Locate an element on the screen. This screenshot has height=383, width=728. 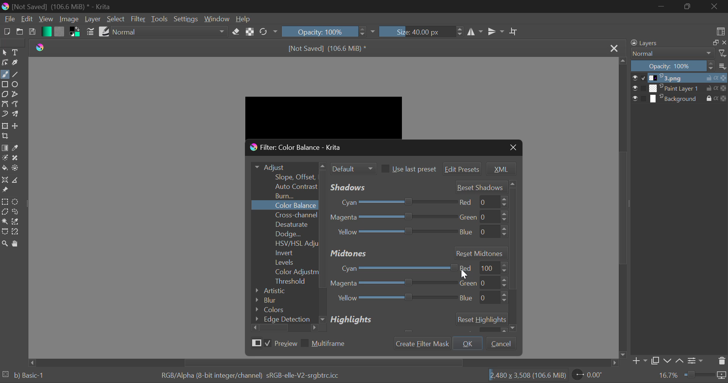
Cyan-Red Adjustment Slider is located at coordinates (394, 267).